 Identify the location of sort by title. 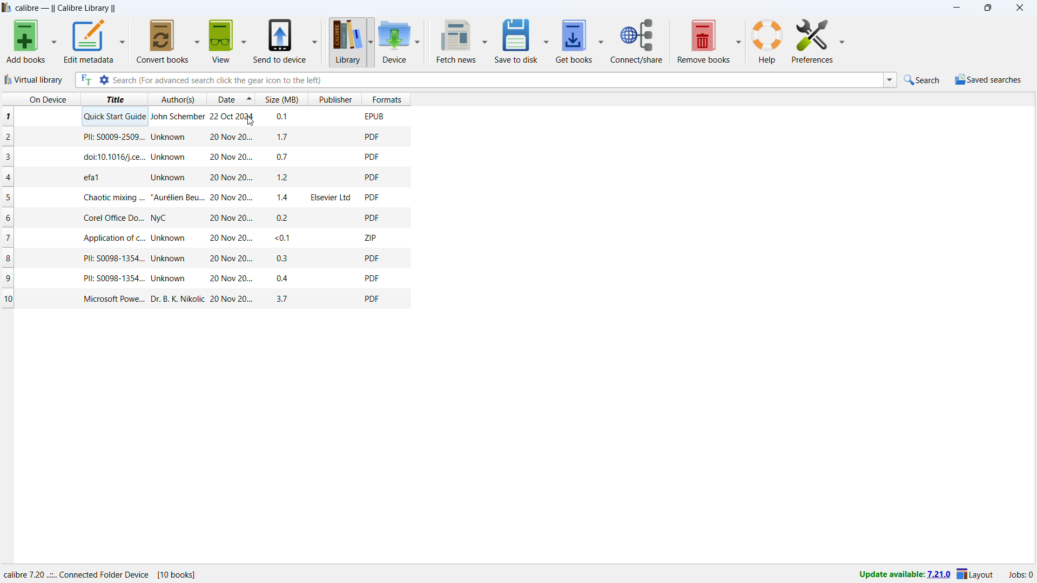
(113, 99).